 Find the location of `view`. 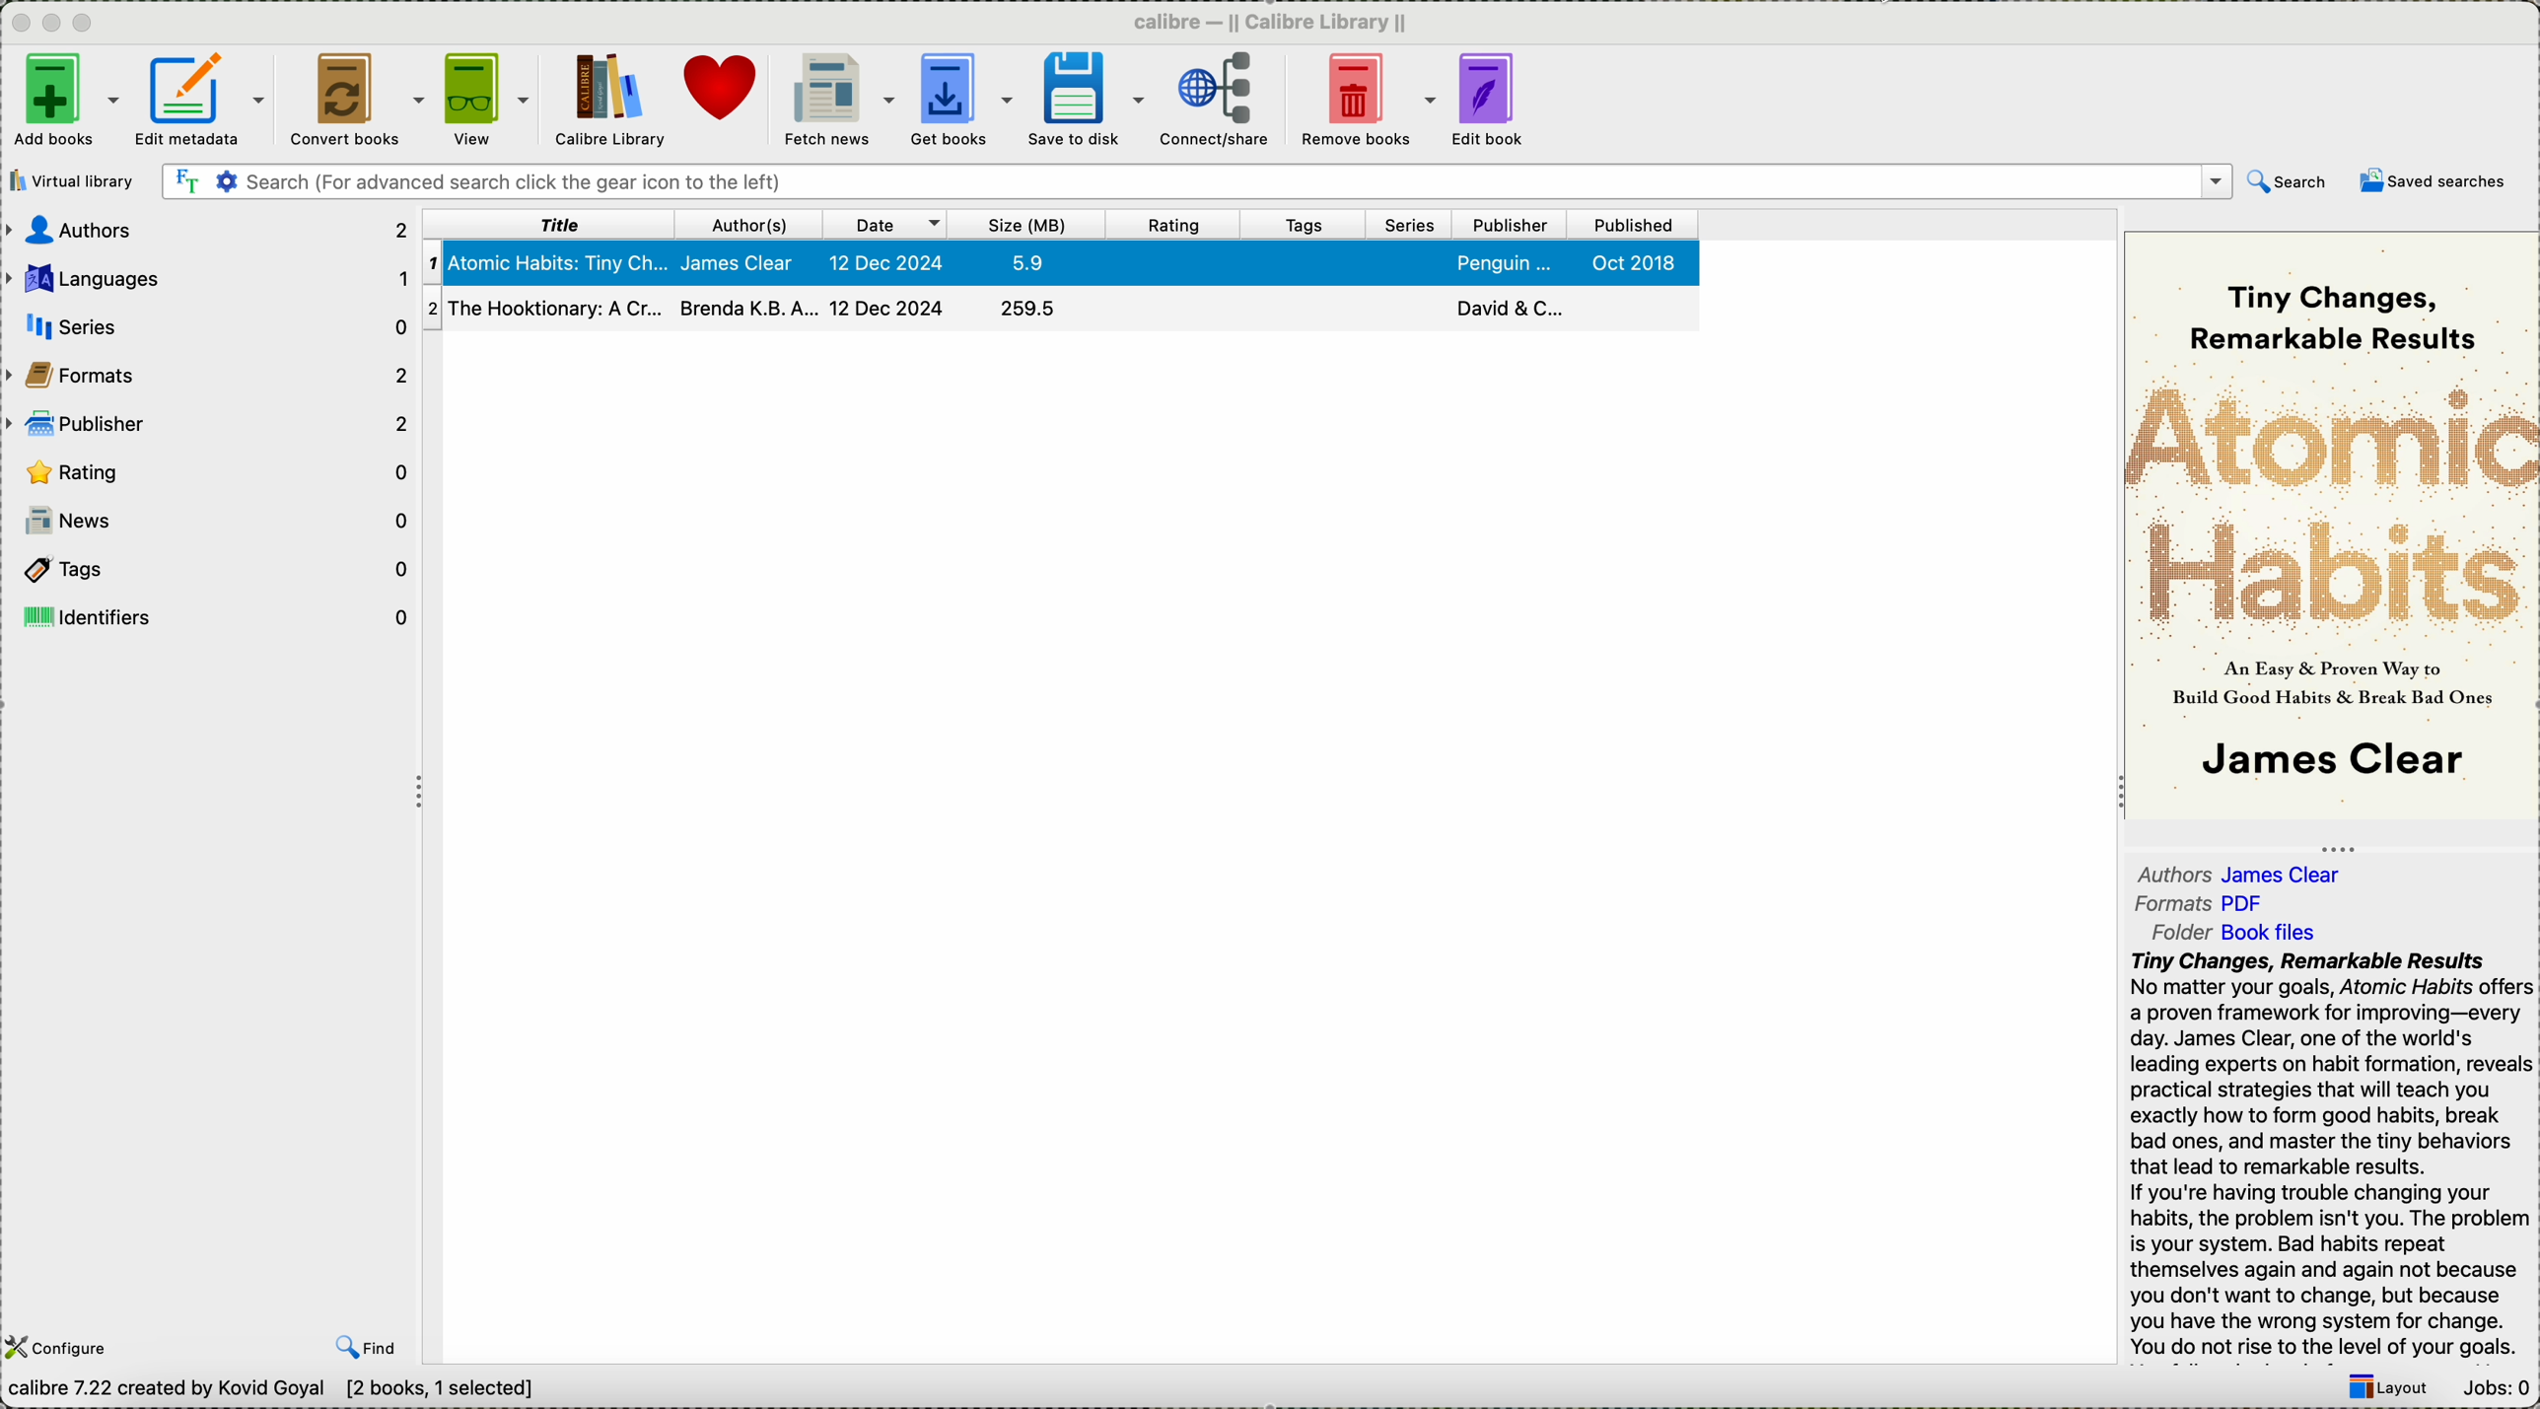

view is located at coordinates (485, 98).